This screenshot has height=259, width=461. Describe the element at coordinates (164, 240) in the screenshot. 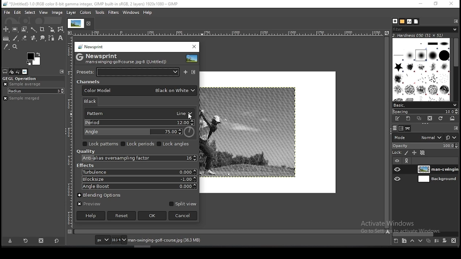

I see `man-swinging-golf-course.jpg (36.3 MB)` at that location.